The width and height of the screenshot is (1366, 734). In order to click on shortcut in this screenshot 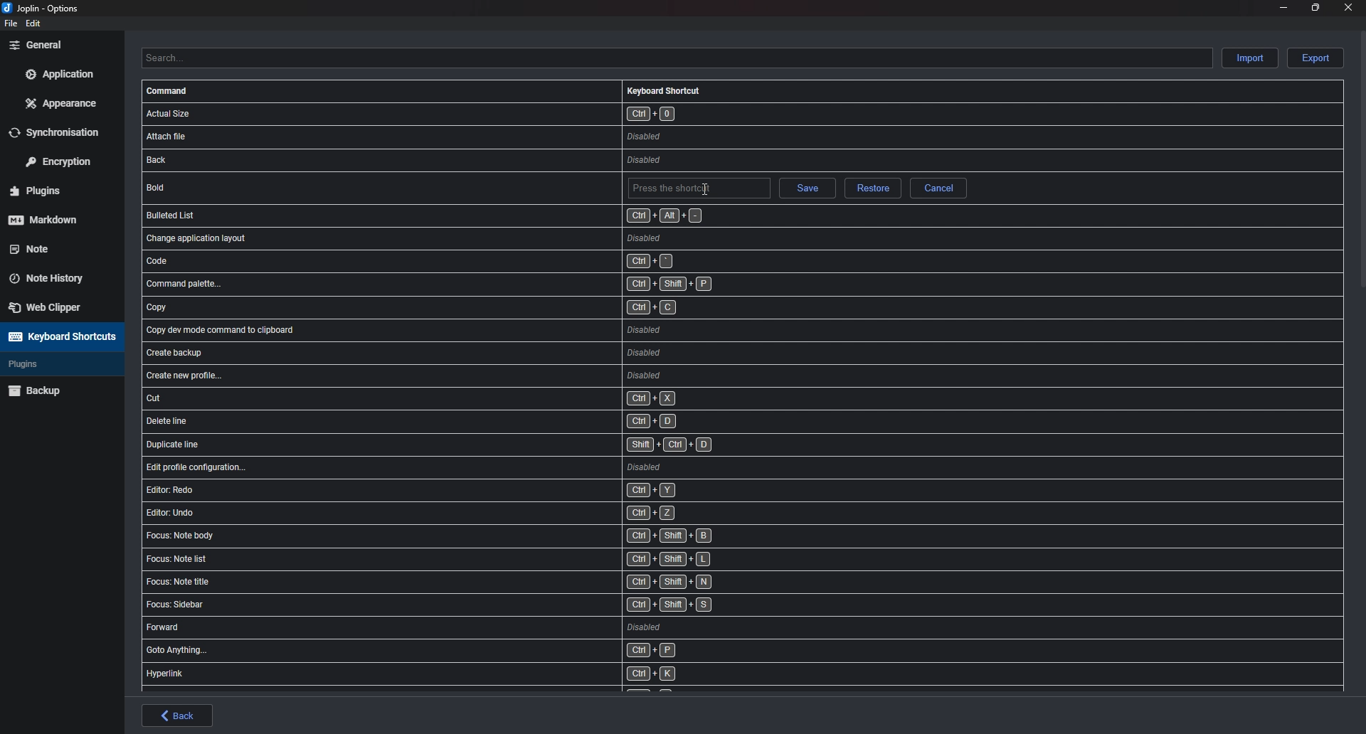, I will do `click(479, 260)`.